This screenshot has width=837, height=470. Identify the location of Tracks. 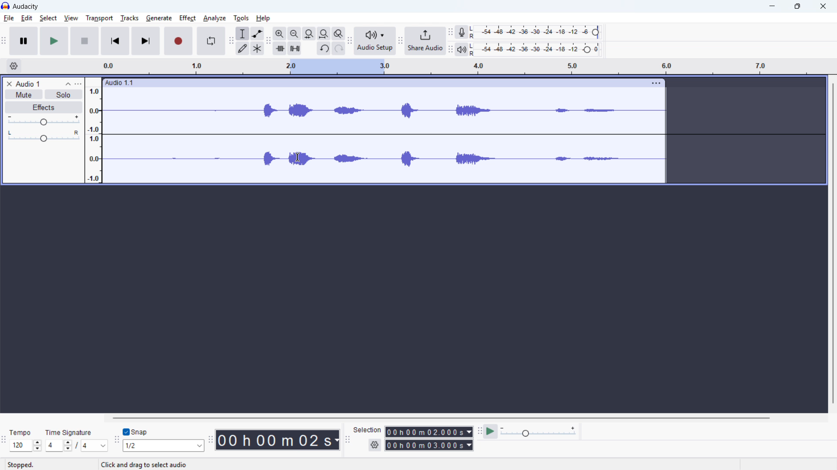
(130, 18).